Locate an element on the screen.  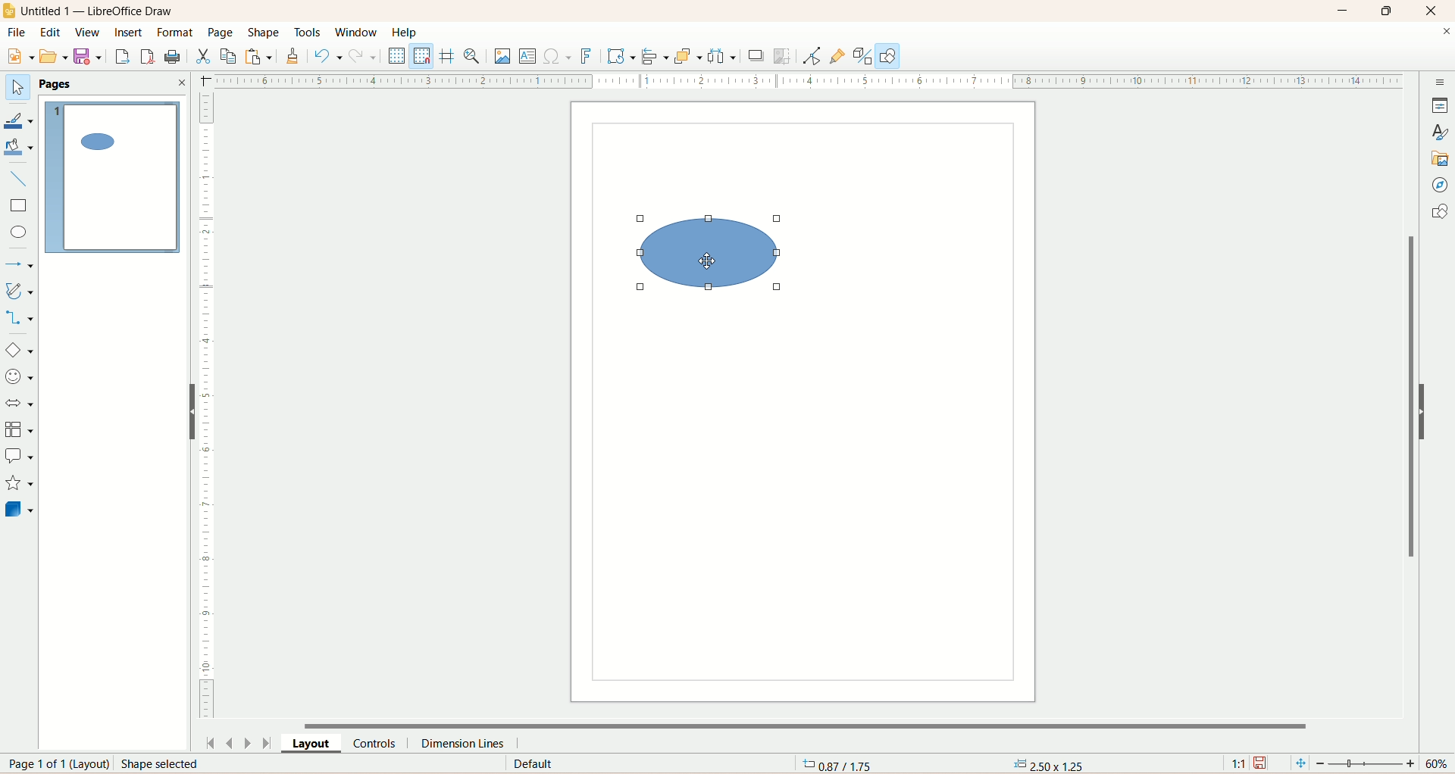
star and banners is located at coordinates (18, 482).